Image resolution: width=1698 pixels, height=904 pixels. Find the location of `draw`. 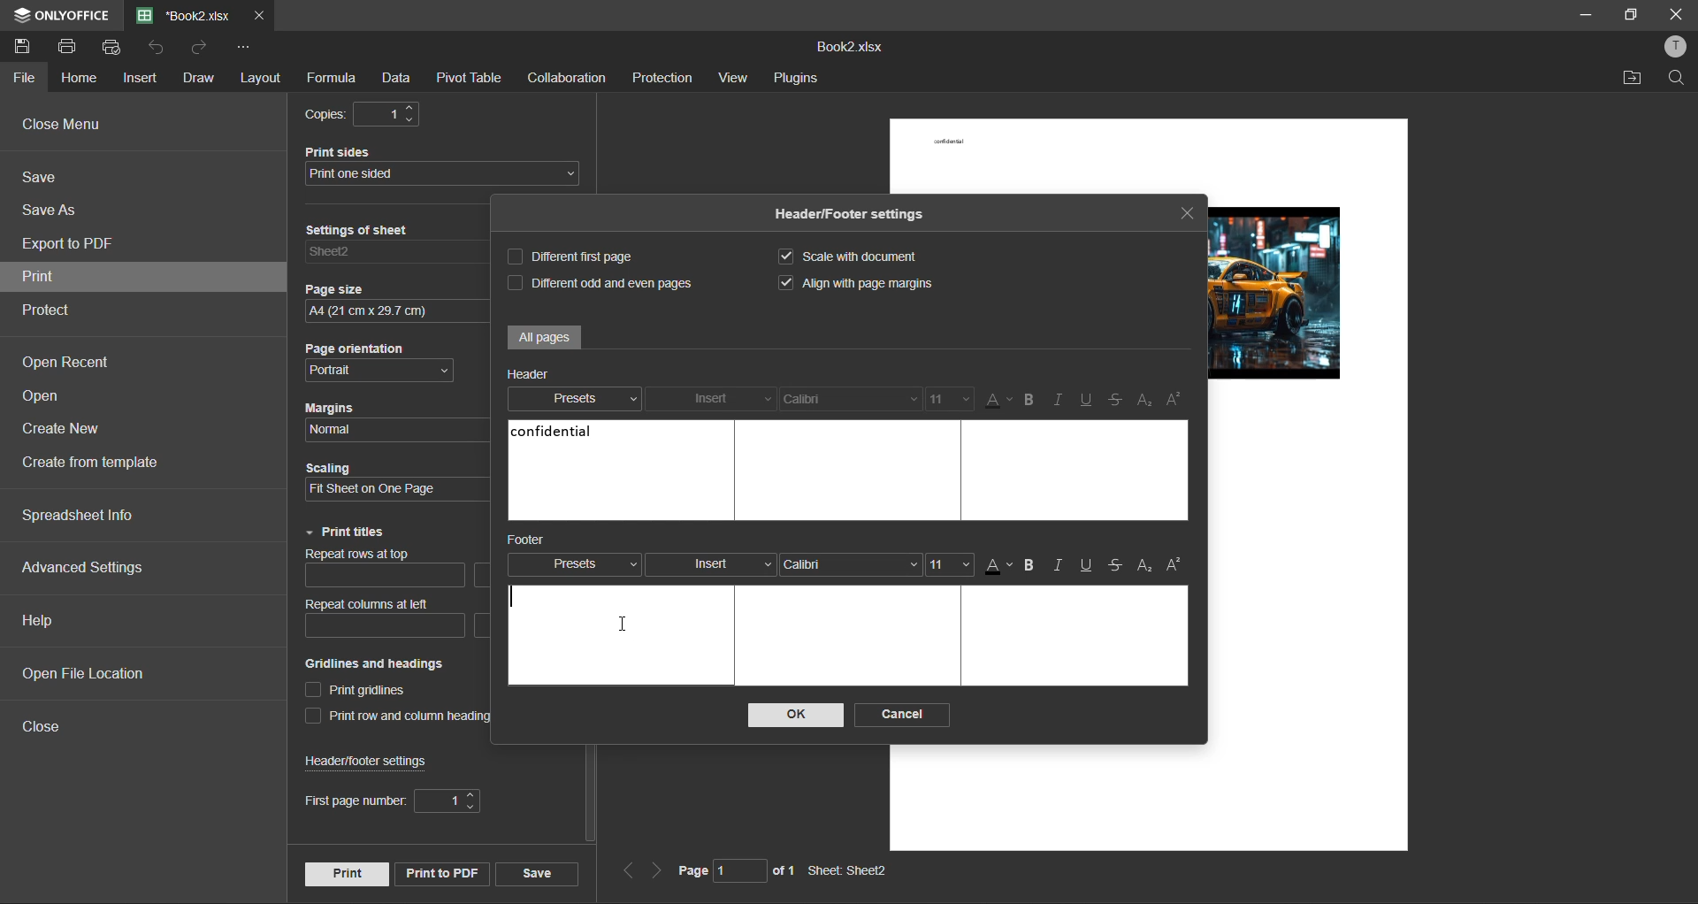

draw is located at coordinates (199, 80).